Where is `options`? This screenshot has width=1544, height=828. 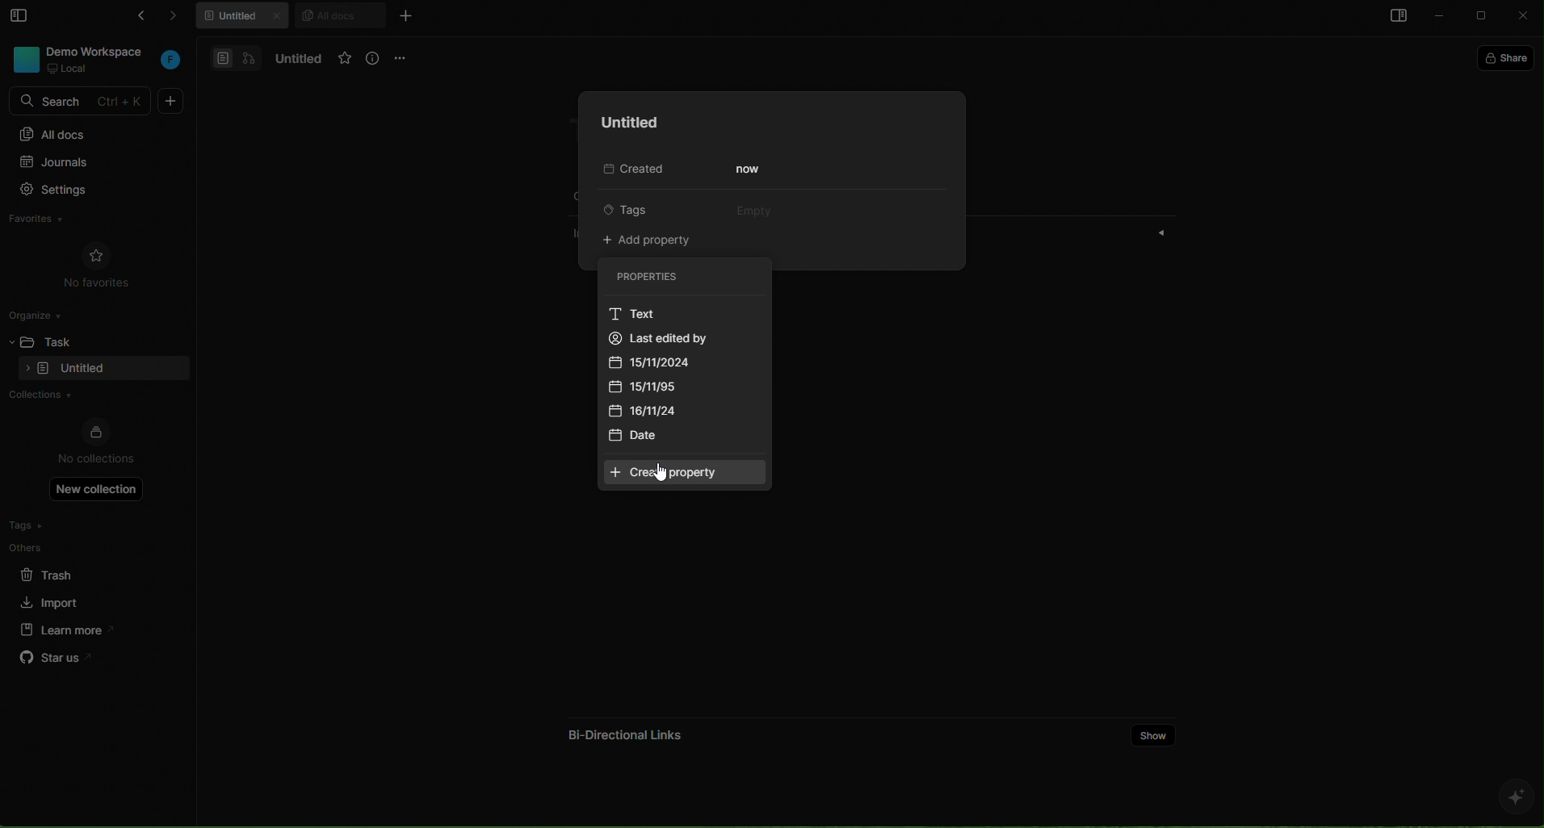
options is located at coordinates (403, 57).